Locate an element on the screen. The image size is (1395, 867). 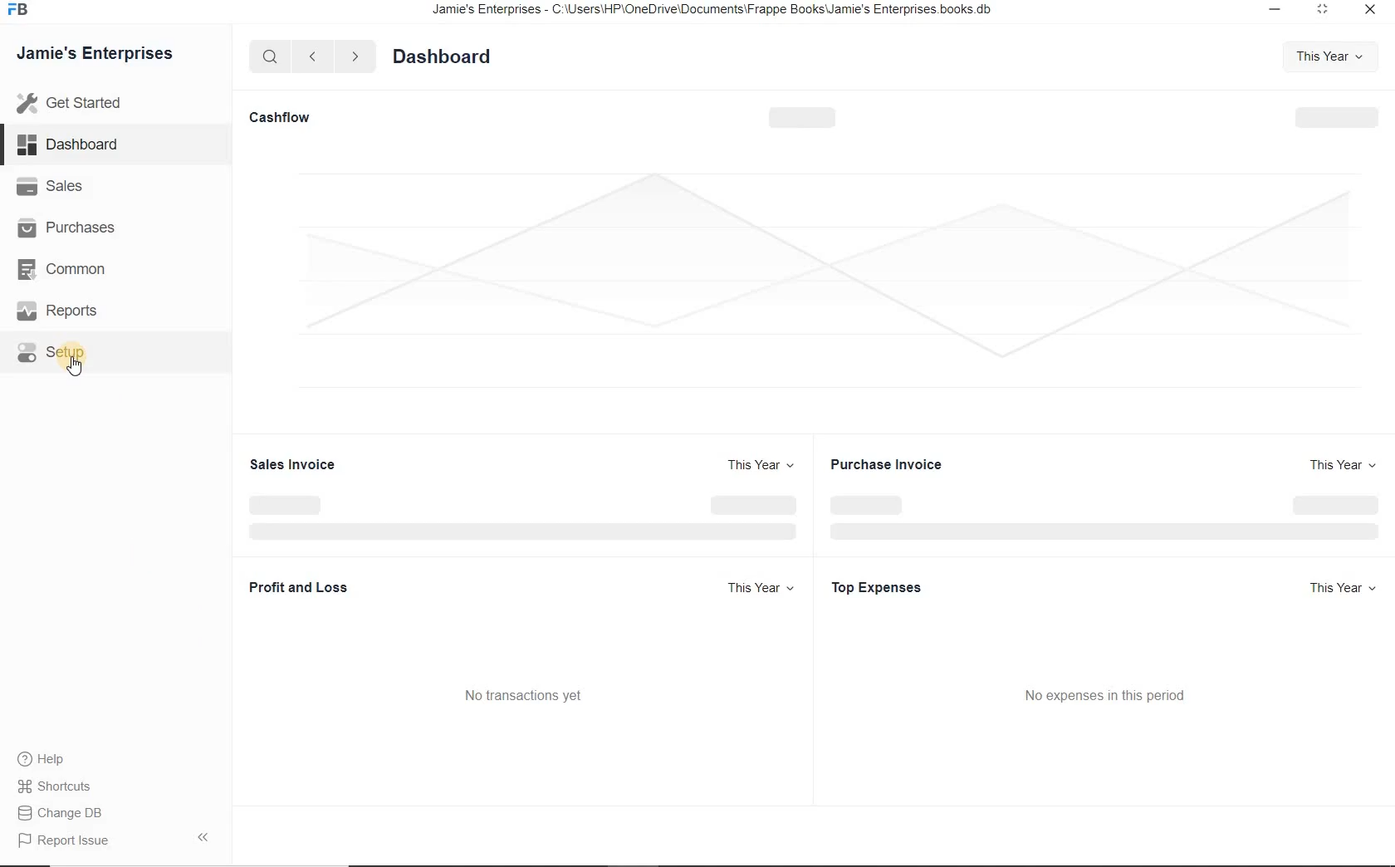
search is located at coordinates (270, 56).